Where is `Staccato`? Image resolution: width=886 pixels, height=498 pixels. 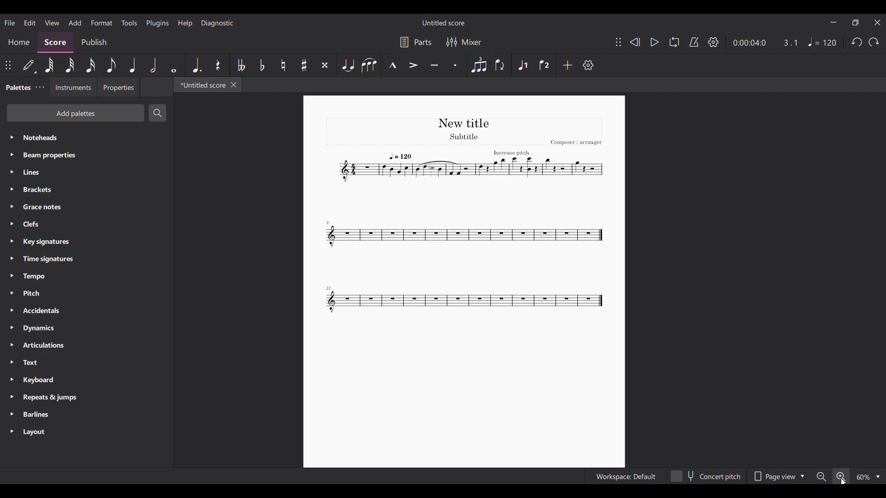 Staccato is located at coordinates (455, 65).